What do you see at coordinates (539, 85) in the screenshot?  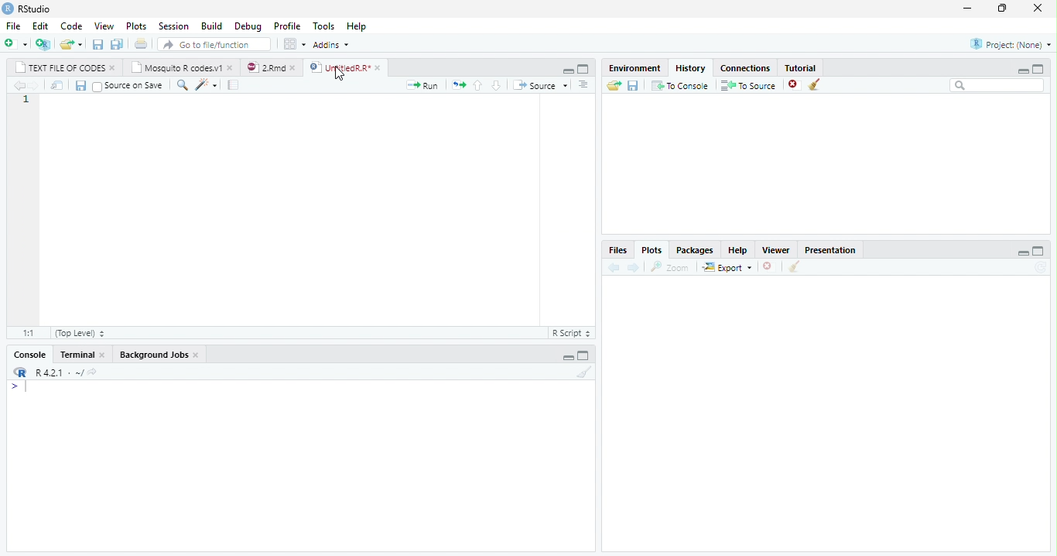 I see `source` at bounding box center [539, 85].